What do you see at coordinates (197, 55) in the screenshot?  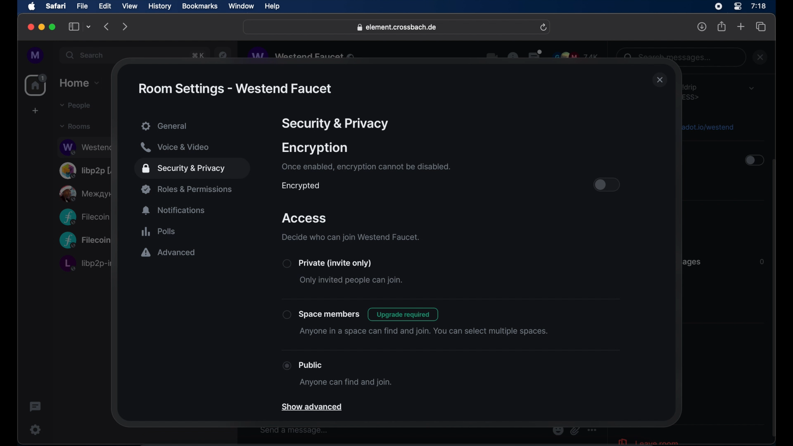 I see `obscure` at bounding box center [197, 55].